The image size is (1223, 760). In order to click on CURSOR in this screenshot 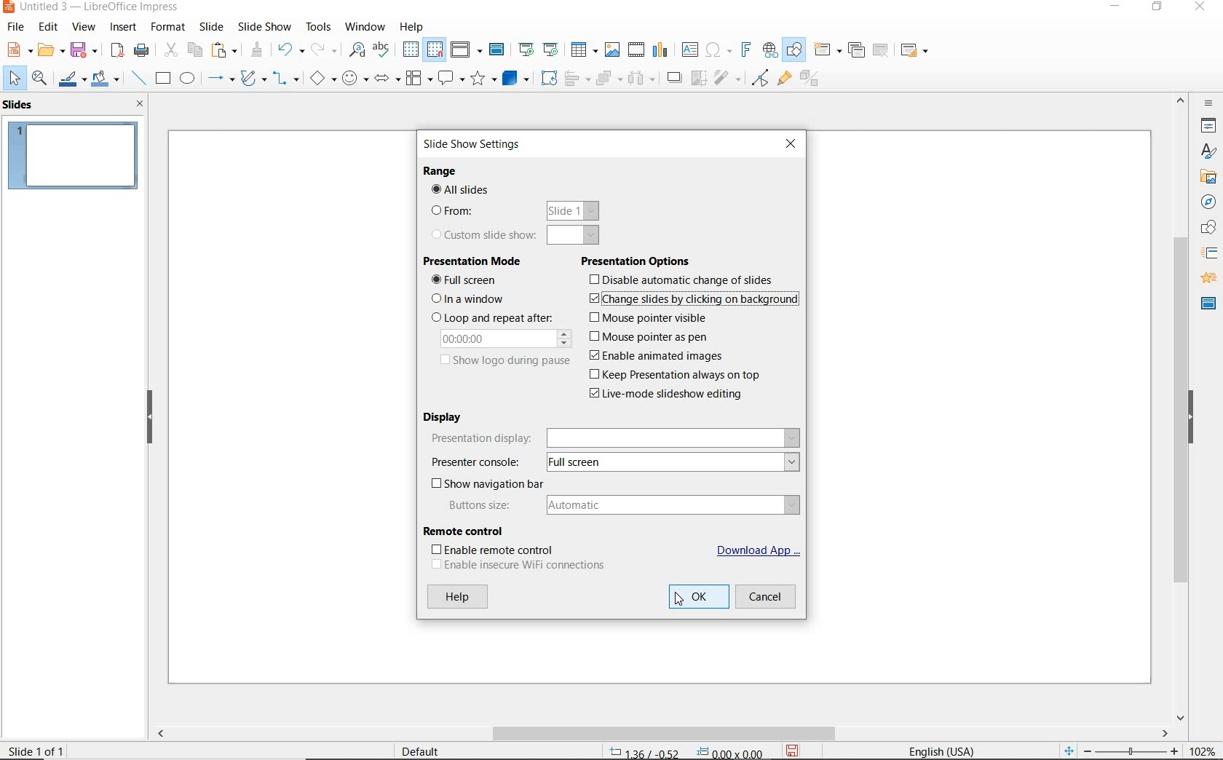, I will do `click(680, 601)`.